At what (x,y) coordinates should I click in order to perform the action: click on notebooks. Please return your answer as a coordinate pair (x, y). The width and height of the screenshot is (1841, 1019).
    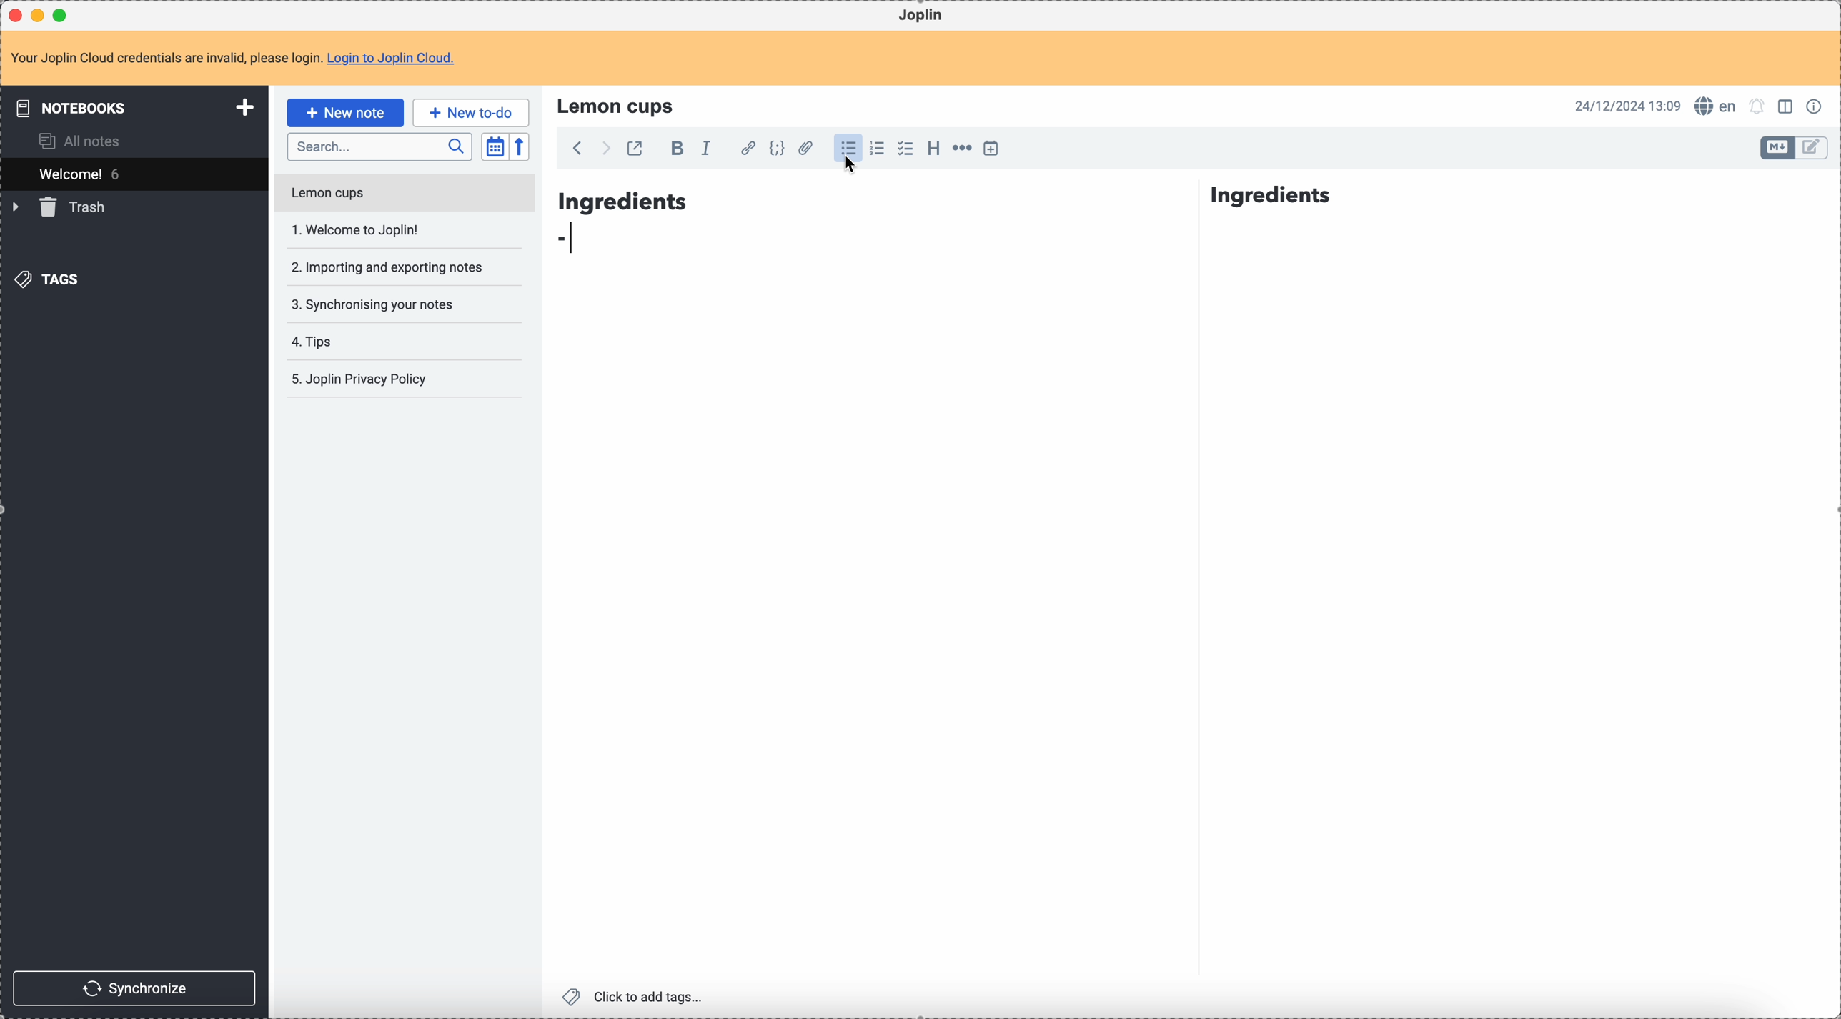
    Looking at the image, I should click on (137, 107).